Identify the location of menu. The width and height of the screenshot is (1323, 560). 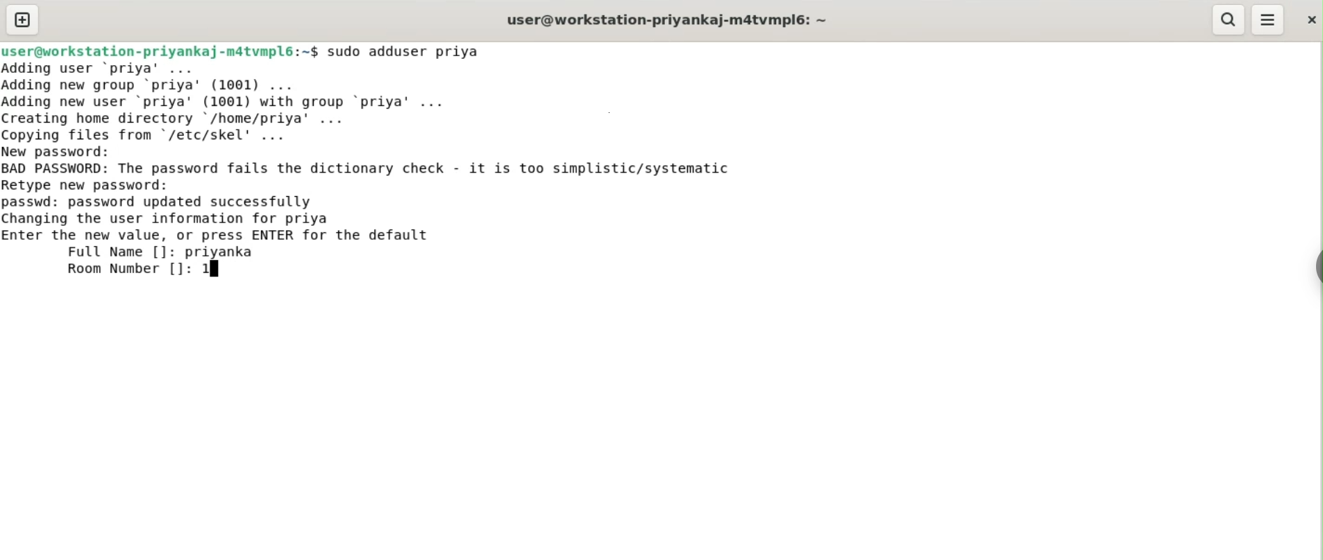
(1269, 20).